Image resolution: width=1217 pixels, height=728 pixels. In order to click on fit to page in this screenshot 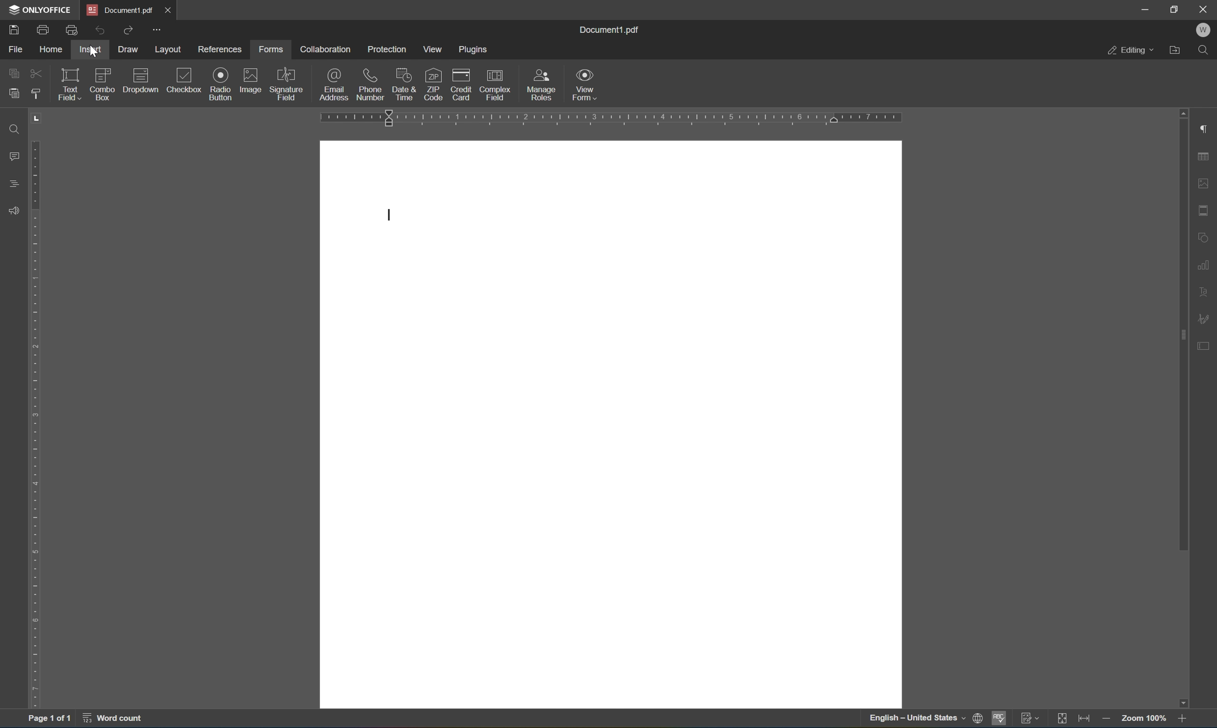, I will do `click(1062, 719)`.